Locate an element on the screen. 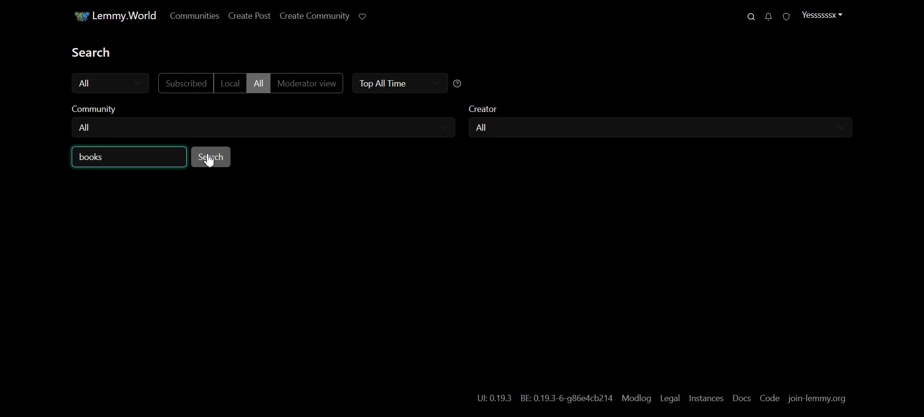  Code is located at coordinates (769, 398).